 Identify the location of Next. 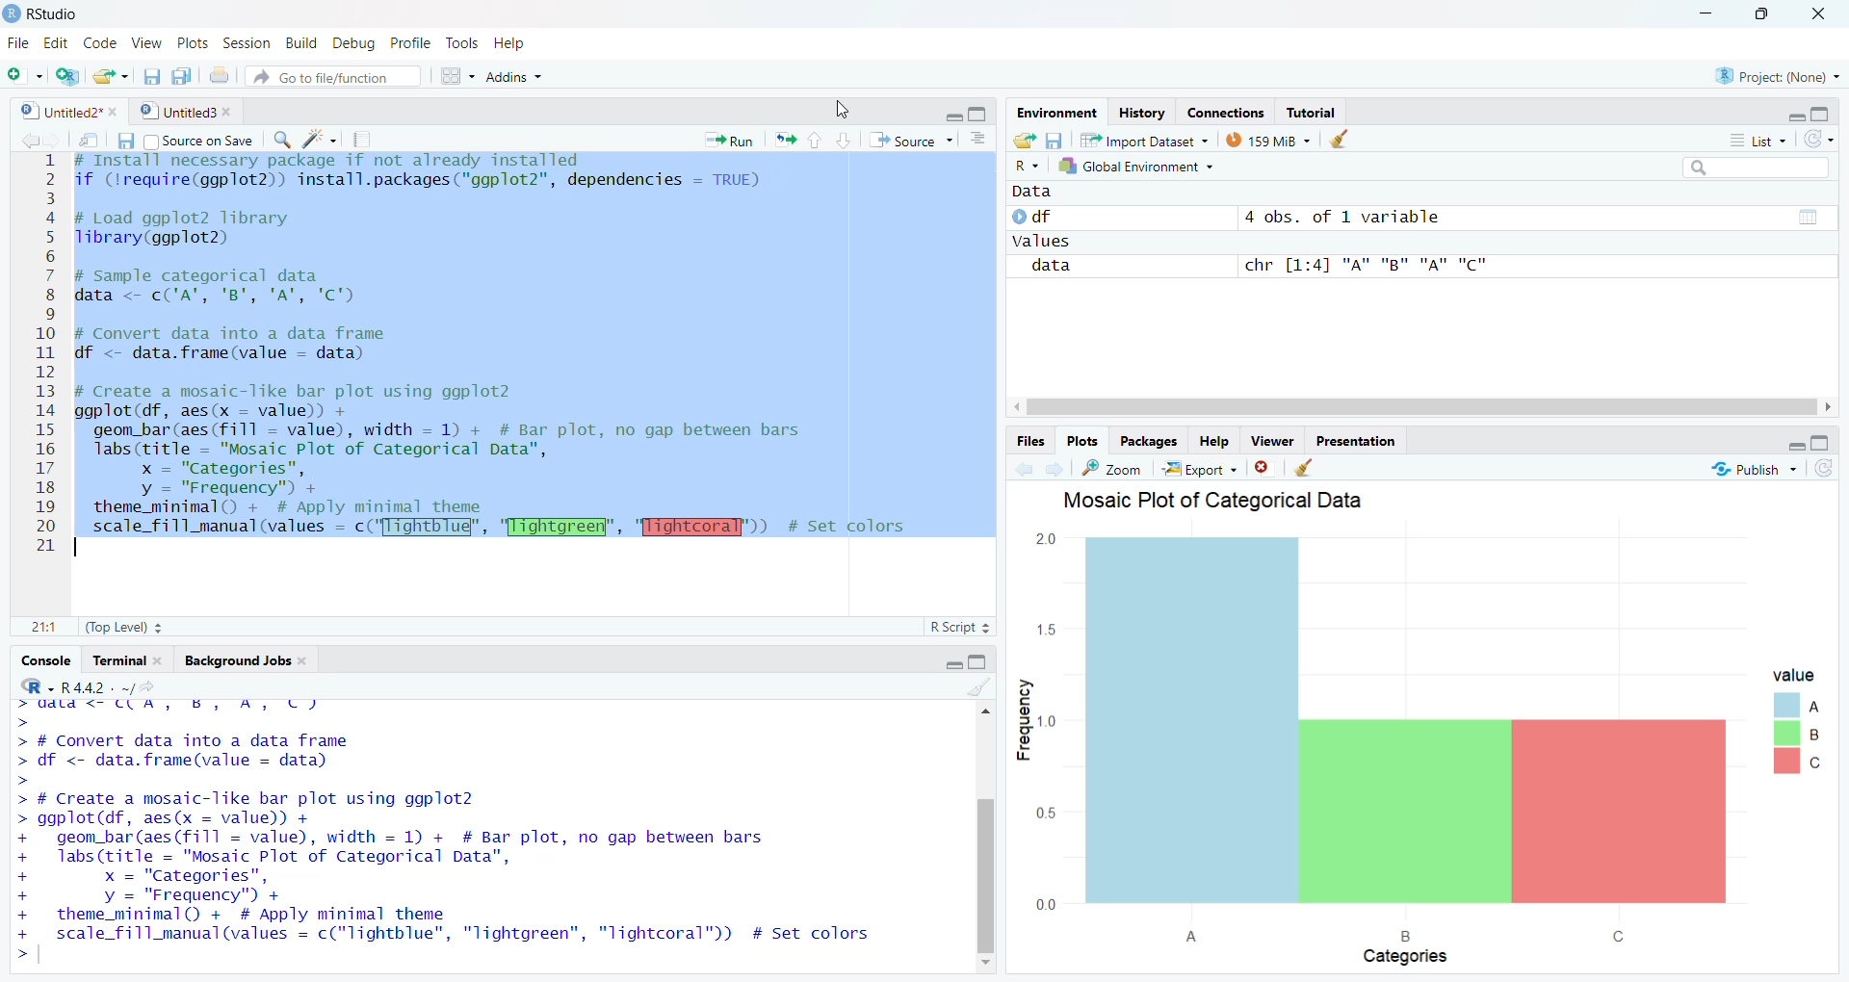
(1054, 469).